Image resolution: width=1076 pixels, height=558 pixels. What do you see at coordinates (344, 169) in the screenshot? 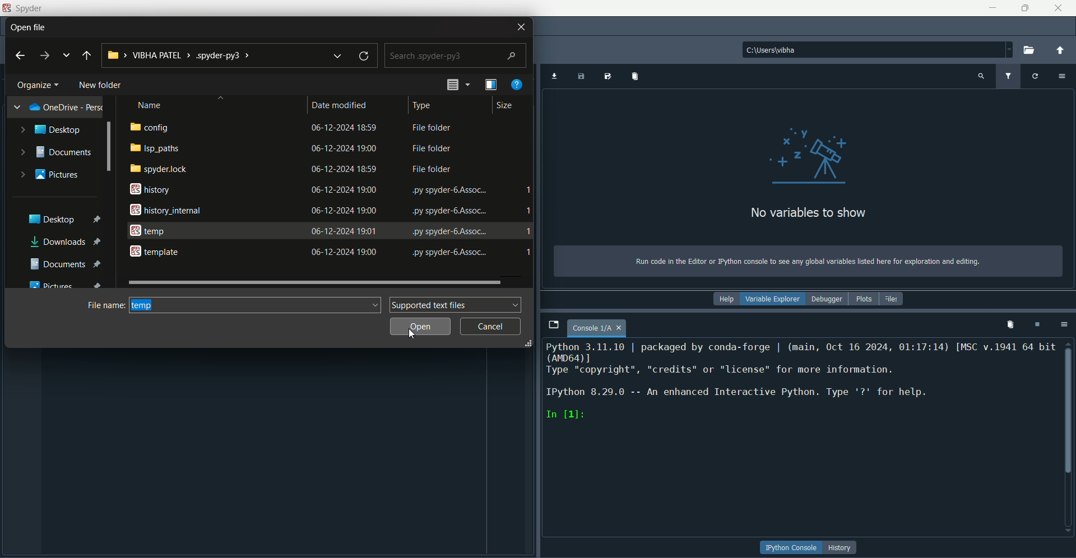
I see `date` at bounding box center [344, 169].